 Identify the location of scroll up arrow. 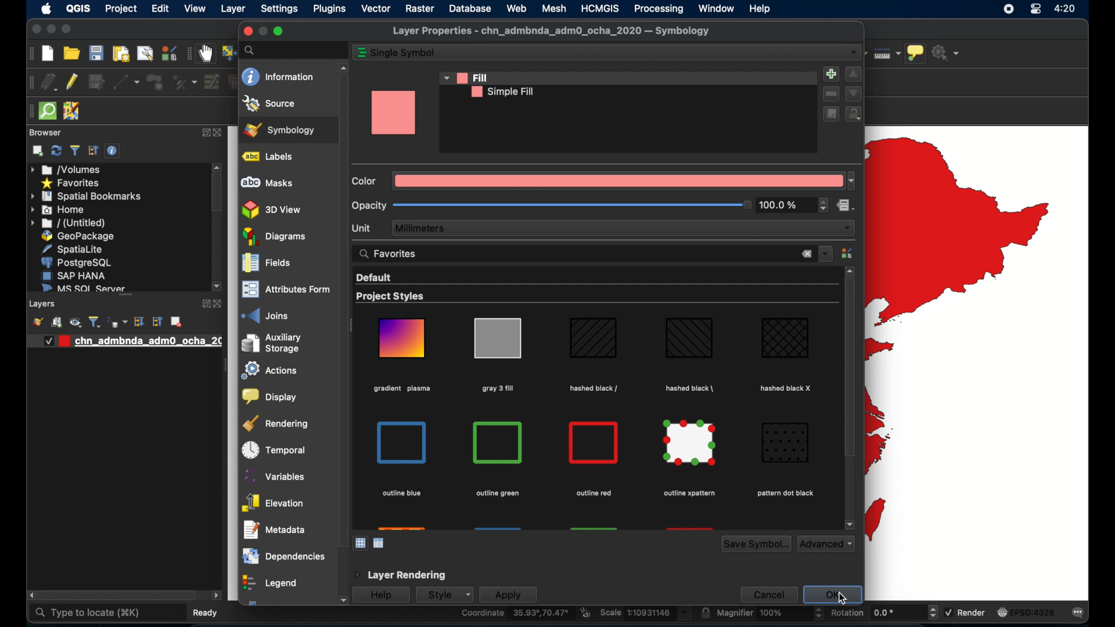
(341, 66).